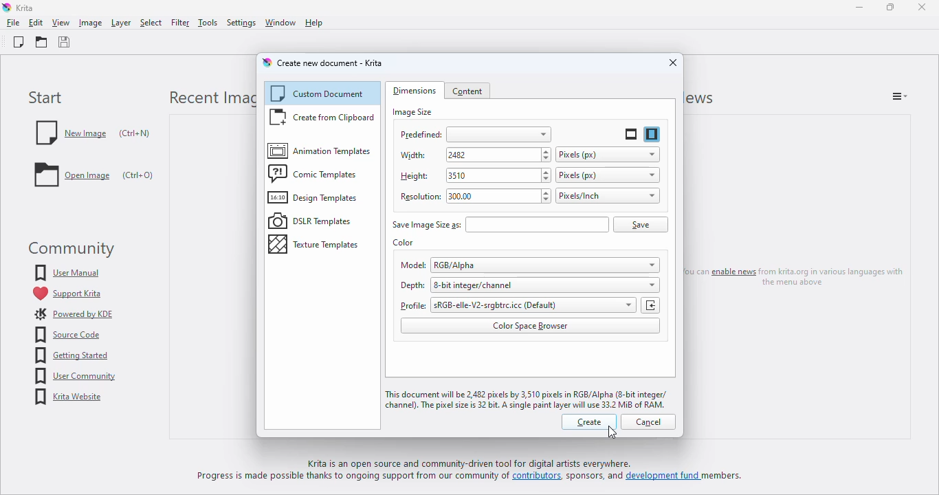 The image size is (939, 495). I want to click on maximize, so click(890, 7).